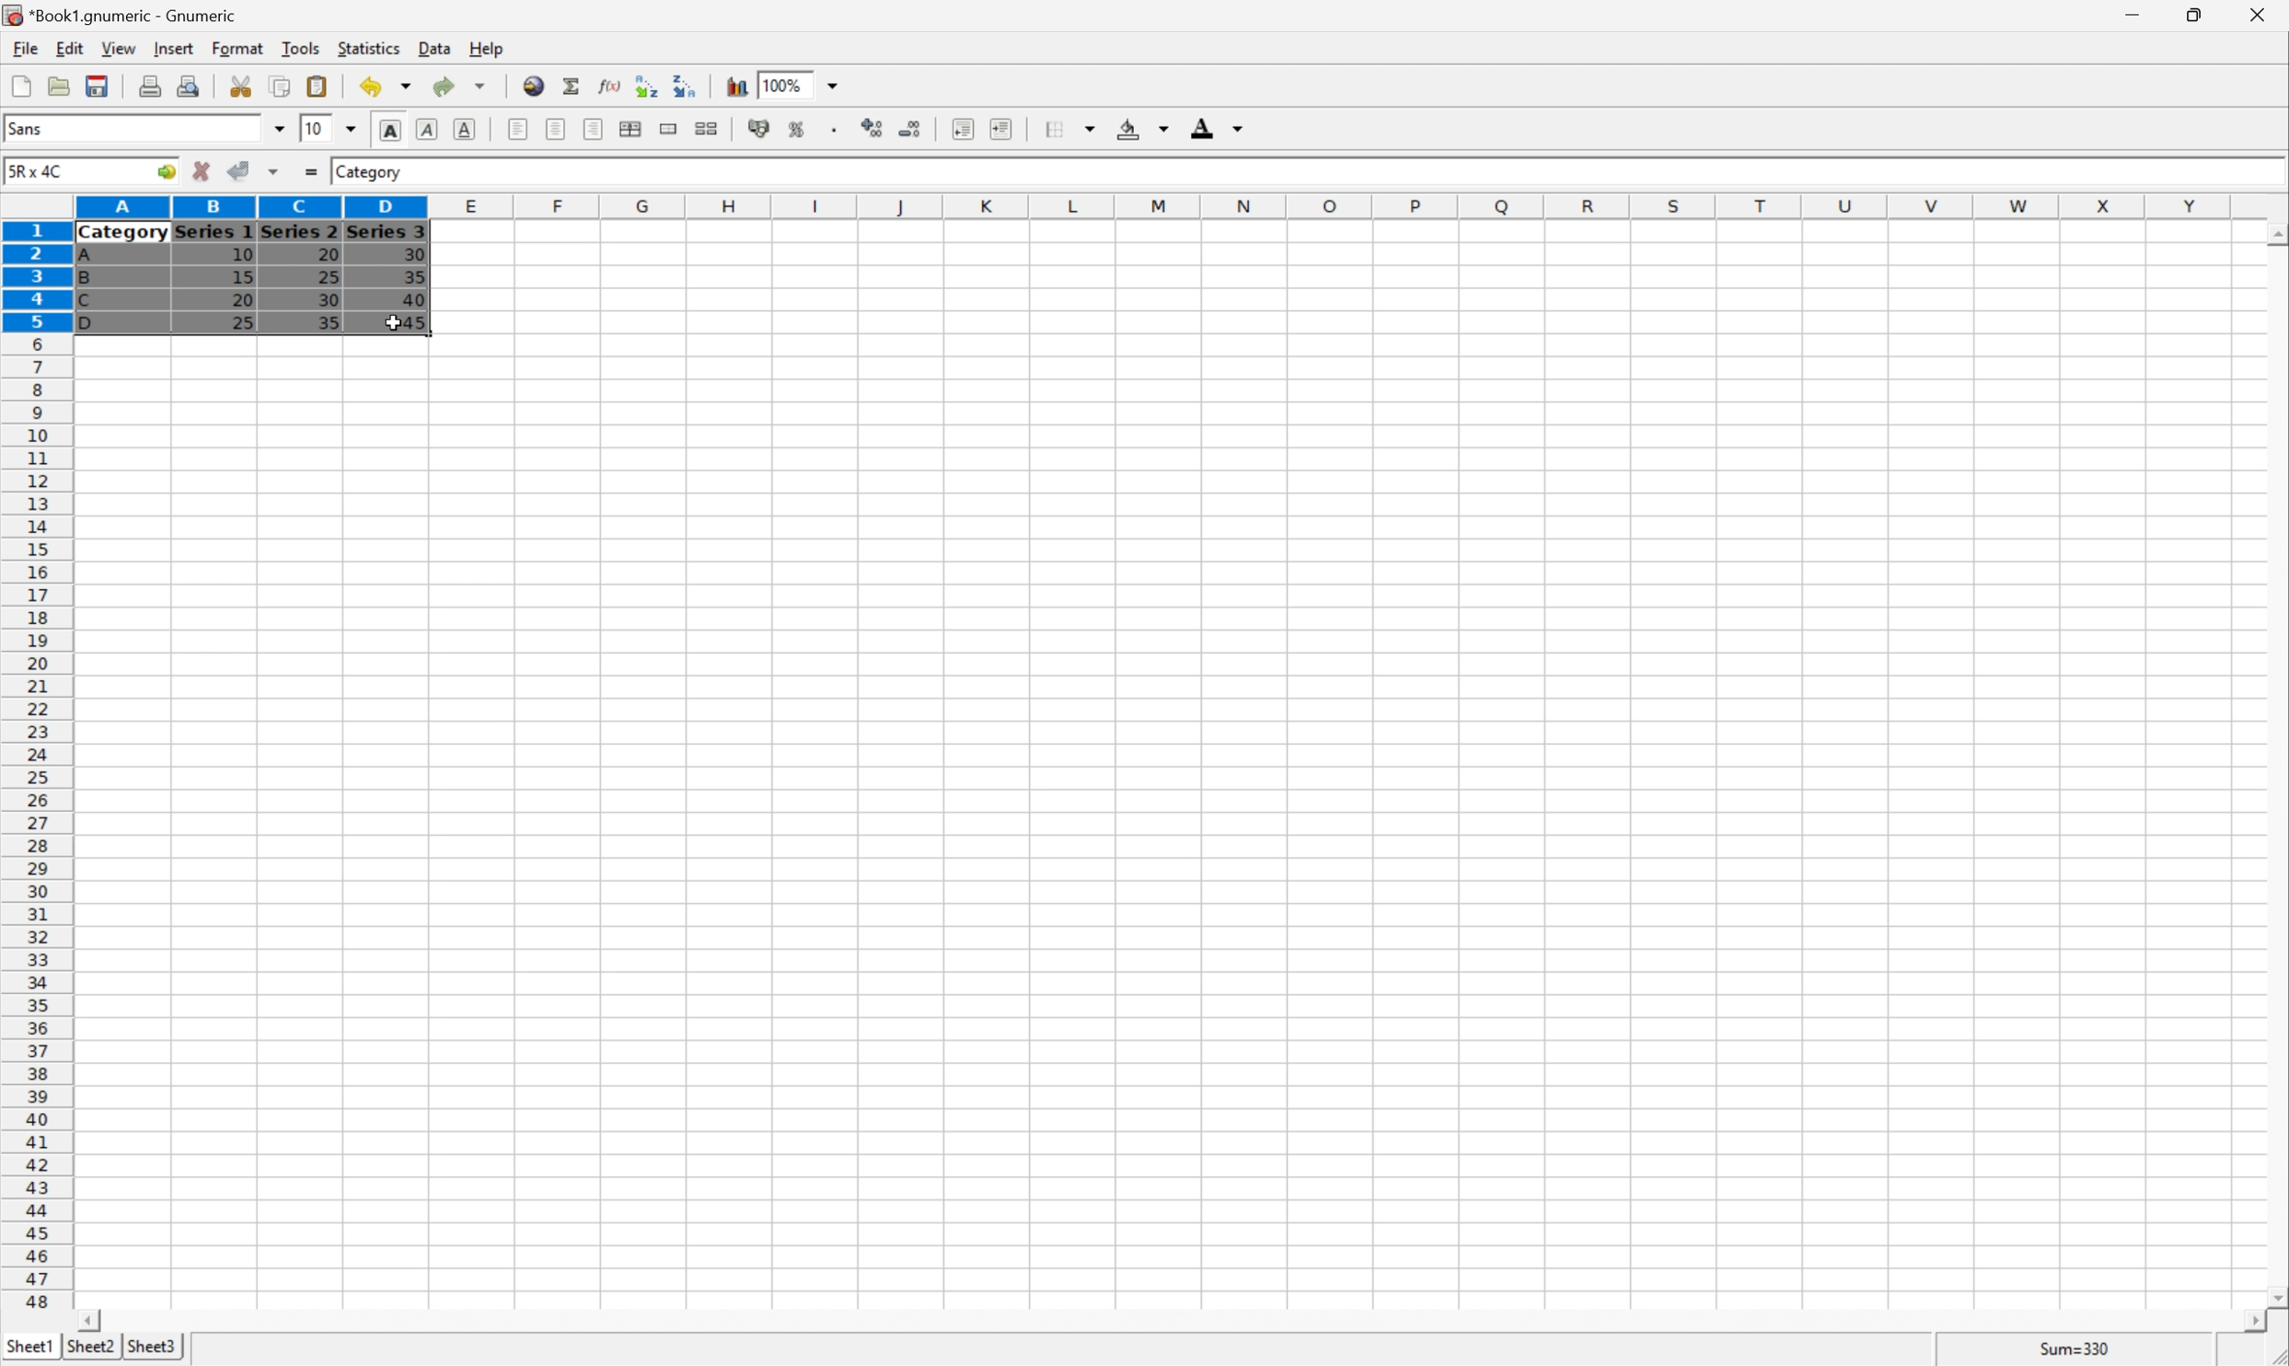 The image size is (2289, 1366). Describe the element at coordinates (202, 168) in the screenshot. I see `Cancel changes` at that location.